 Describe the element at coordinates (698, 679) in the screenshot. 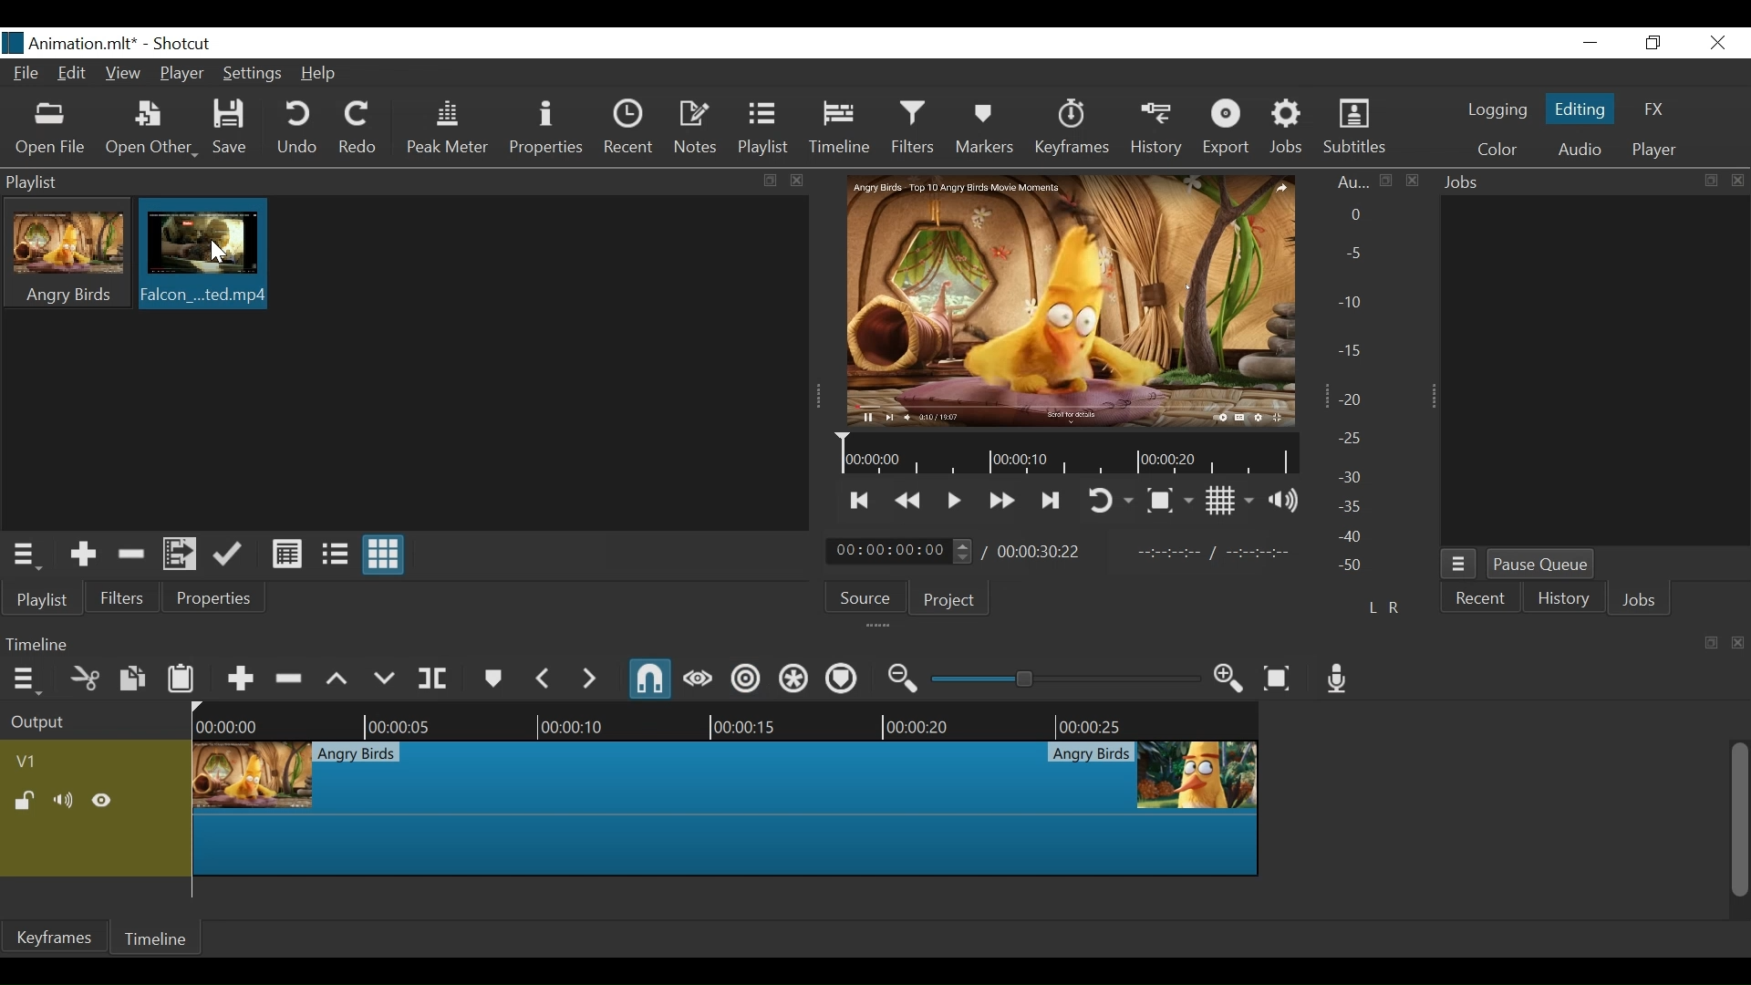

I see `Scrub while dragging` at that location.